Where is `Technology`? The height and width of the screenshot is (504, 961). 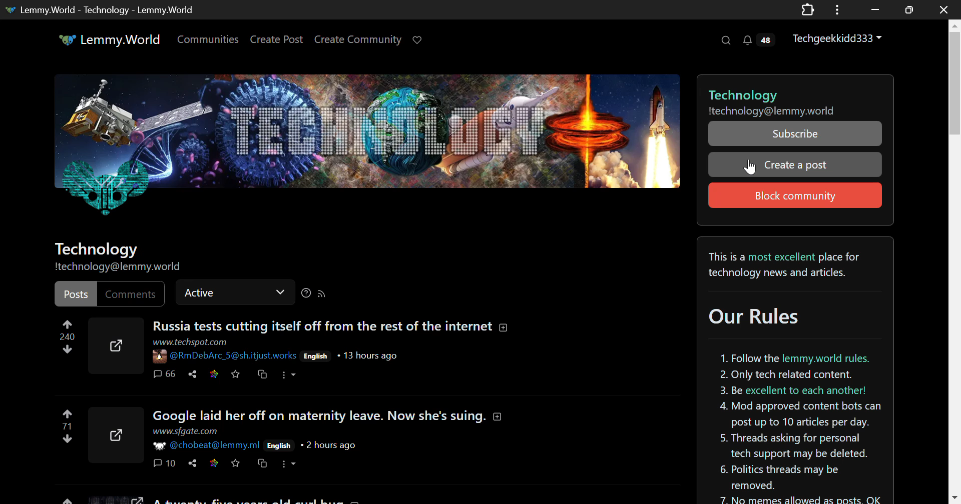
Technology is located at coordinates (789, 89).